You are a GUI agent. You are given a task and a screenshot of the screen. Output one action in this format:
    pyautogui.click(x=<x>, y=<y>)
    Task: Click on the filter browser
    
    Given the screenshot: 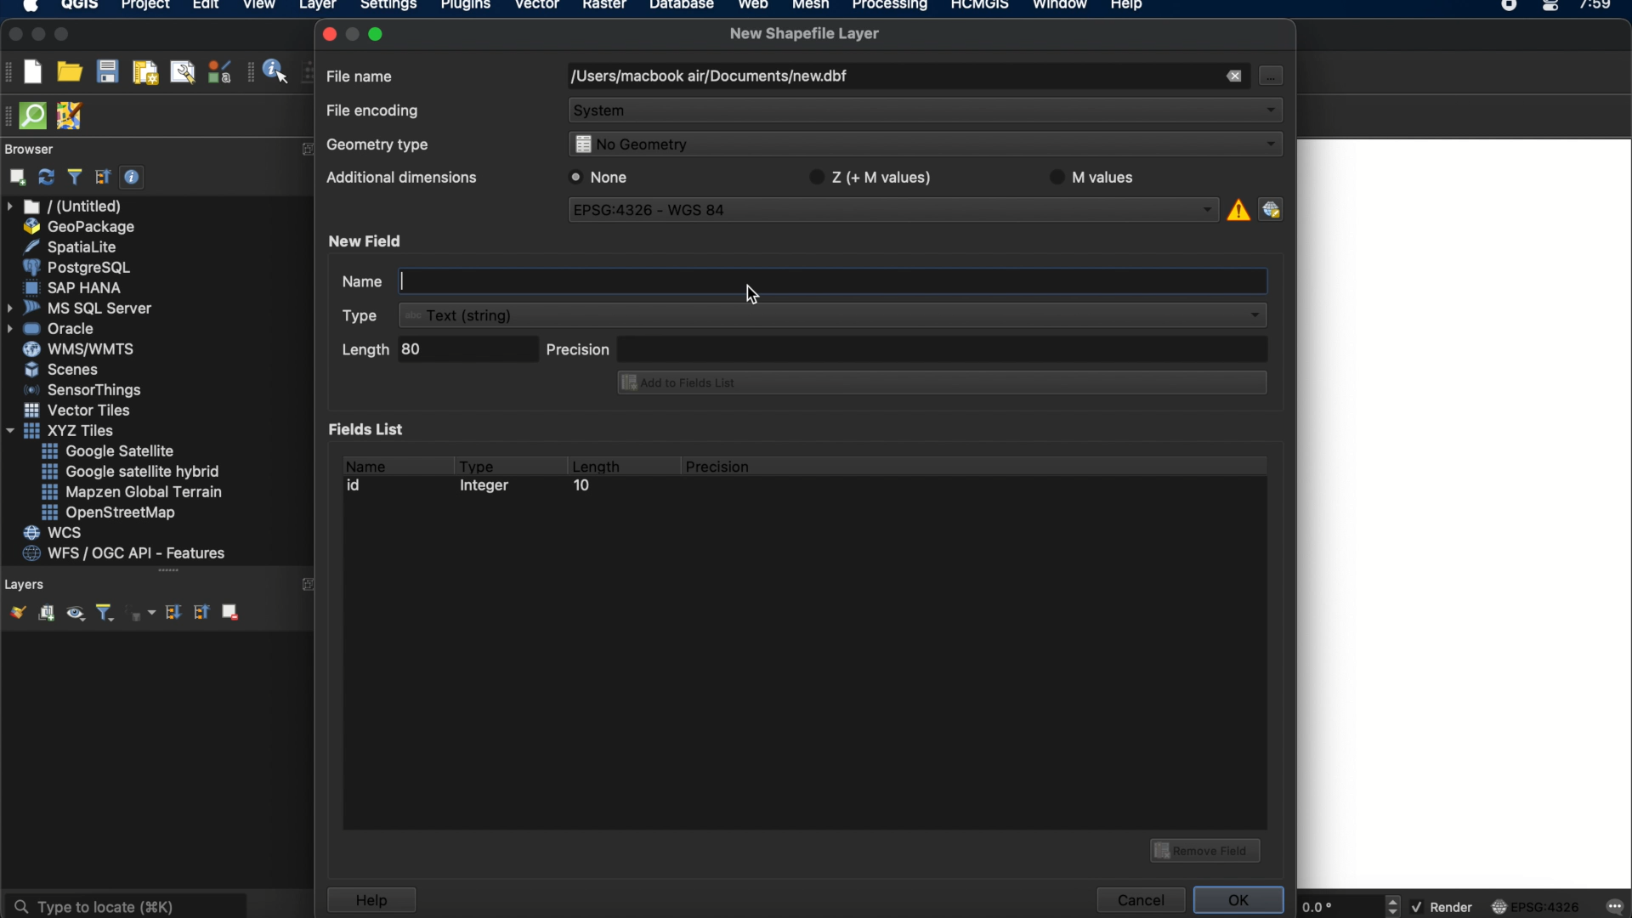 What is the action you would take?
    pyautogui.click(x=74, y=177)
    